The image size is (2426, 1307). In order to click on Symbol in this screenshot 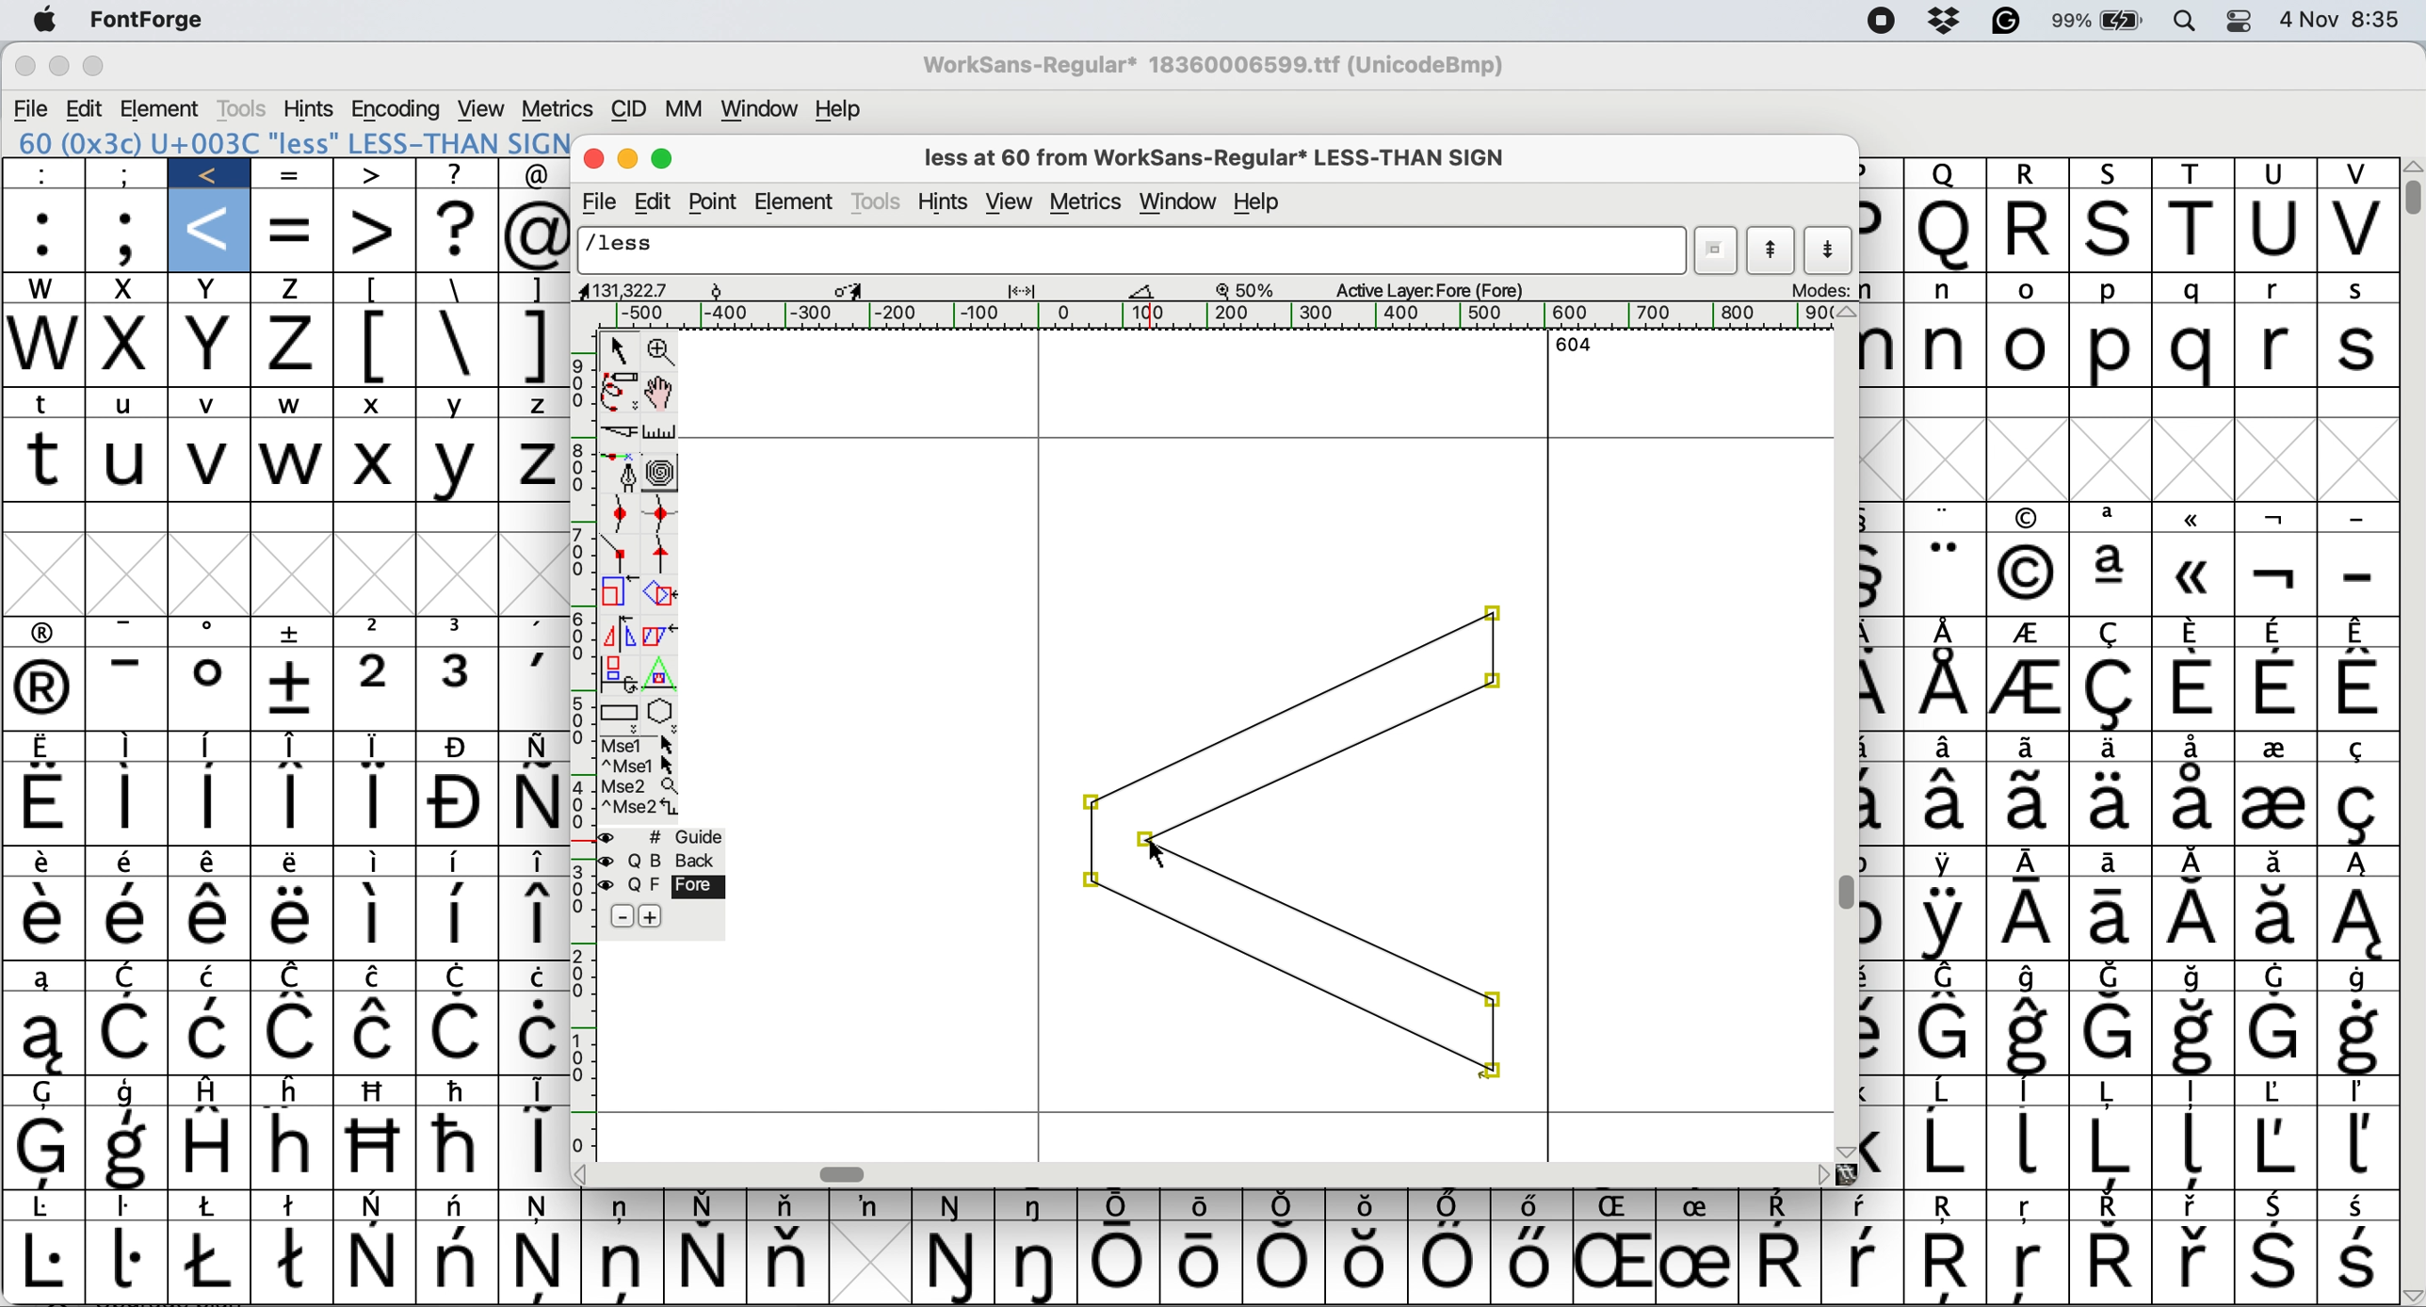, I will do `click(534, 745)`.